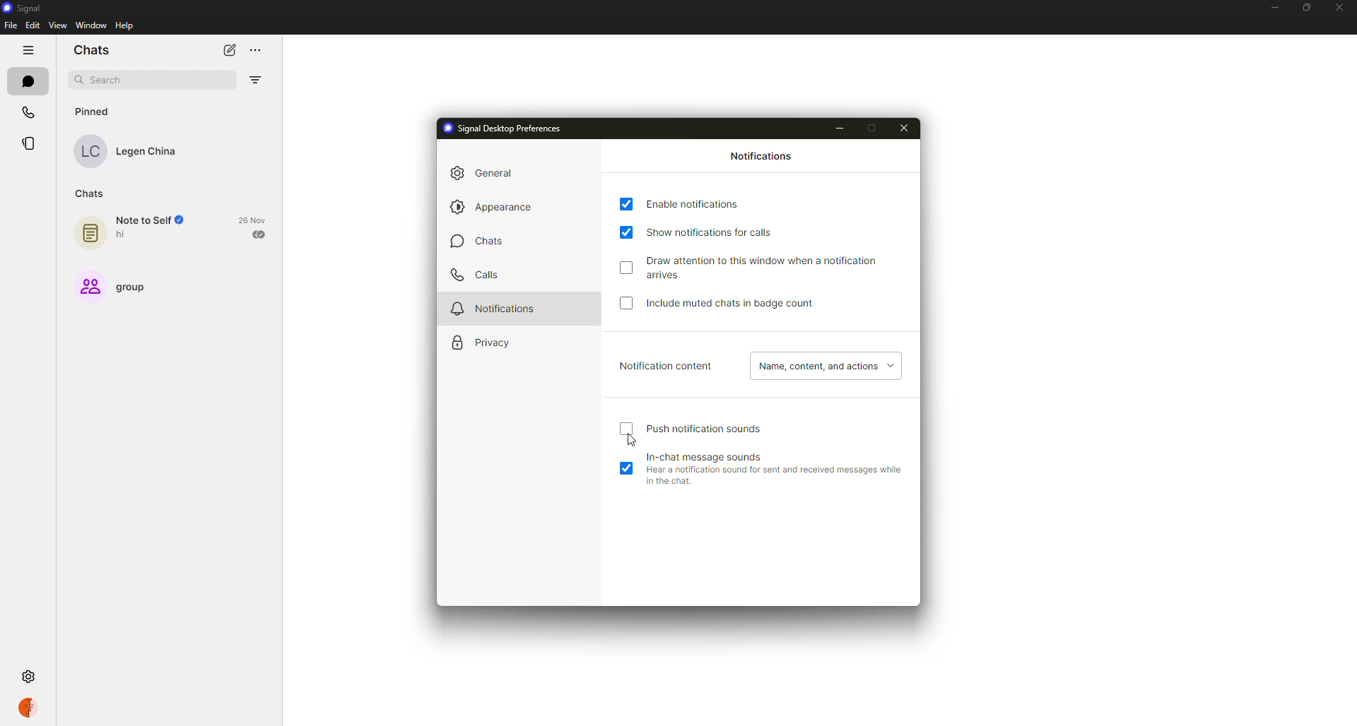  I want to click on chats, so click(27, 81).